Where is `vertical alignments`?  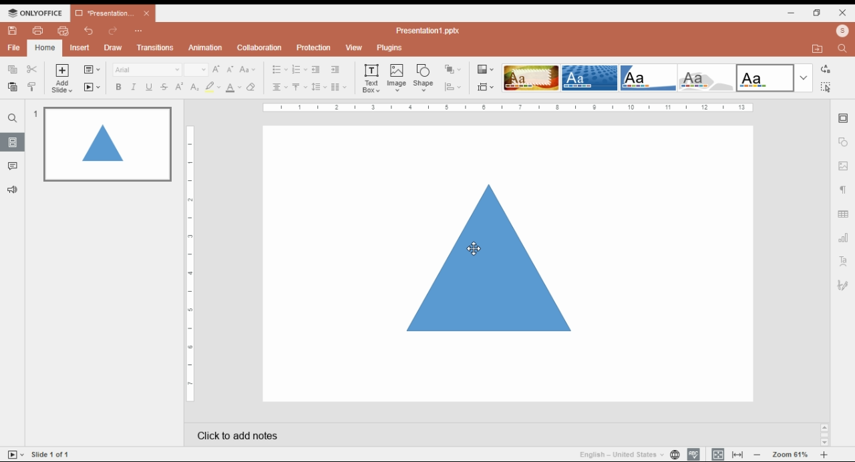
vertical alignments is located at coordinates (299, 86).